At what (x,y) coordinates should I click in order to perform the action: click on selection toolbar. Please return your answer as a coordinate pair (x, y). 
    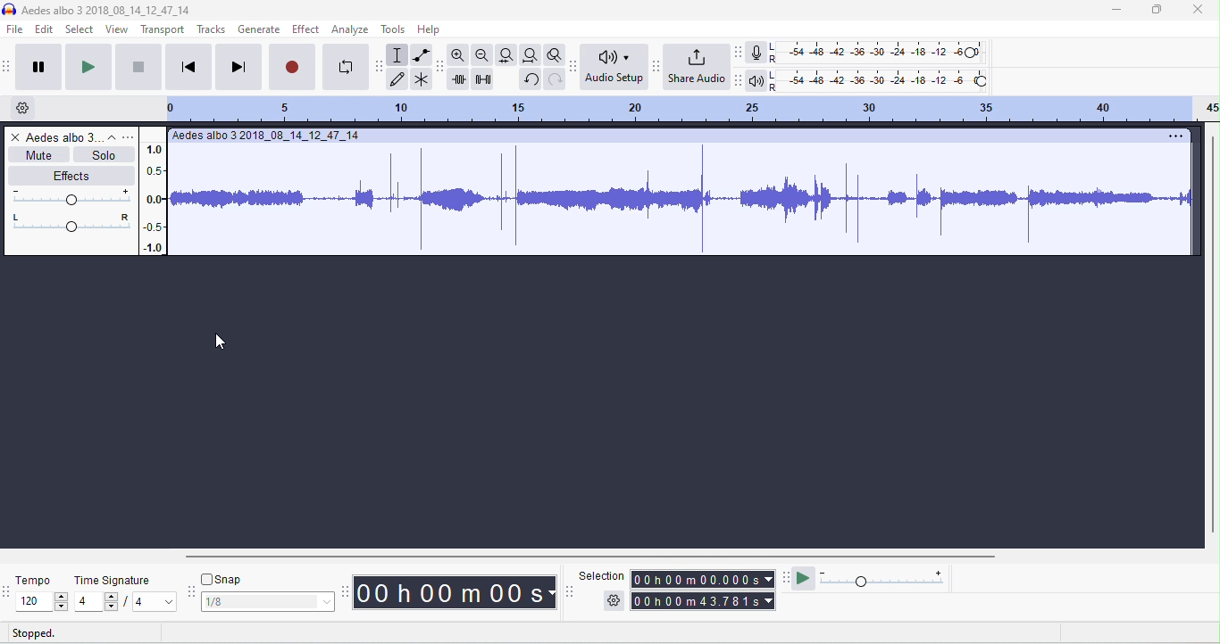
    Looking at the image, I should click on (572, 593).